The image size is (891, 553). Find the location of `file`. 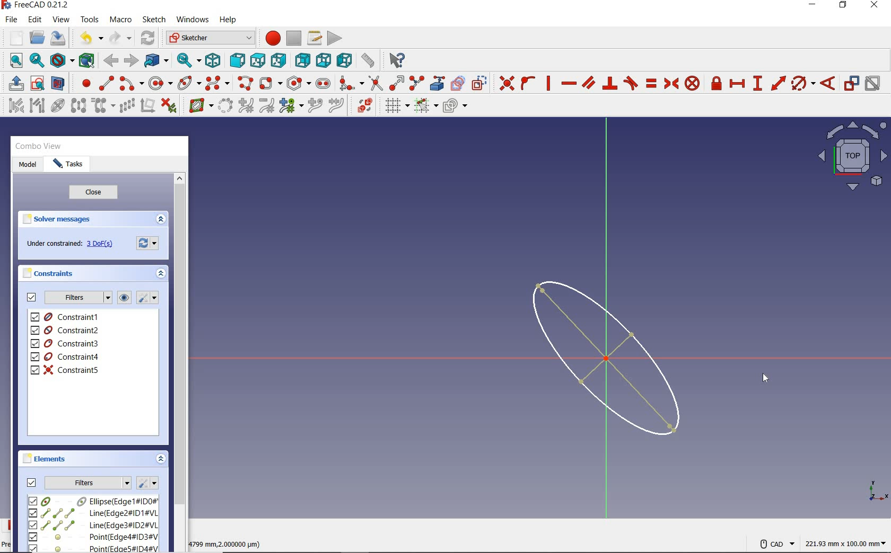

file is located at coordinates (11, 20).